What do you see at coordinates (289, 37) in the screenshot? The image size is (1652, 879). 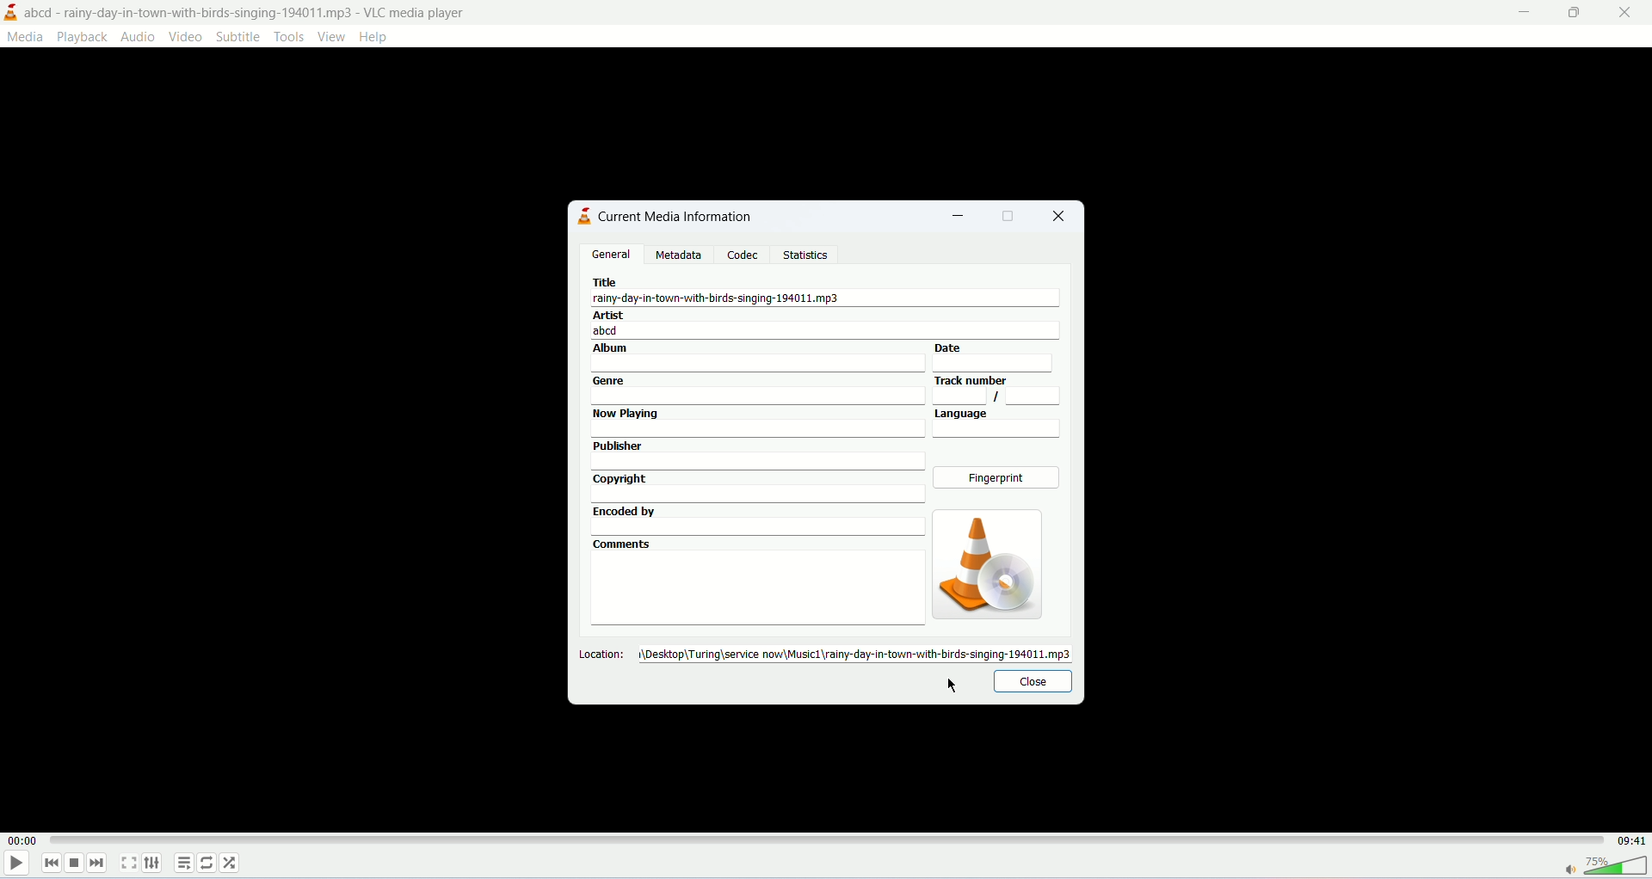 I see `tools` at bounding box center [289, 37].